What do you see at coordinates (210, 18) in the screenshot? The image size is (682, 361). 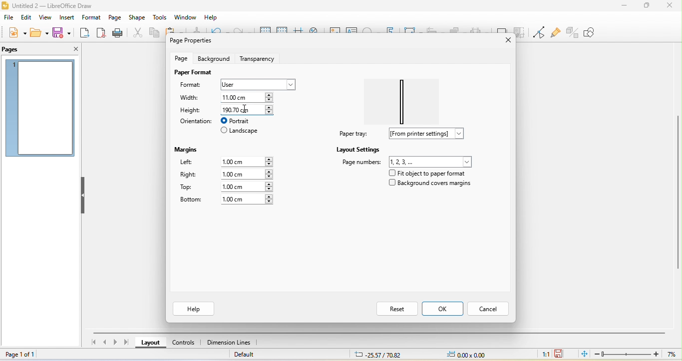 I see `help` at bounding box center [210, 18].